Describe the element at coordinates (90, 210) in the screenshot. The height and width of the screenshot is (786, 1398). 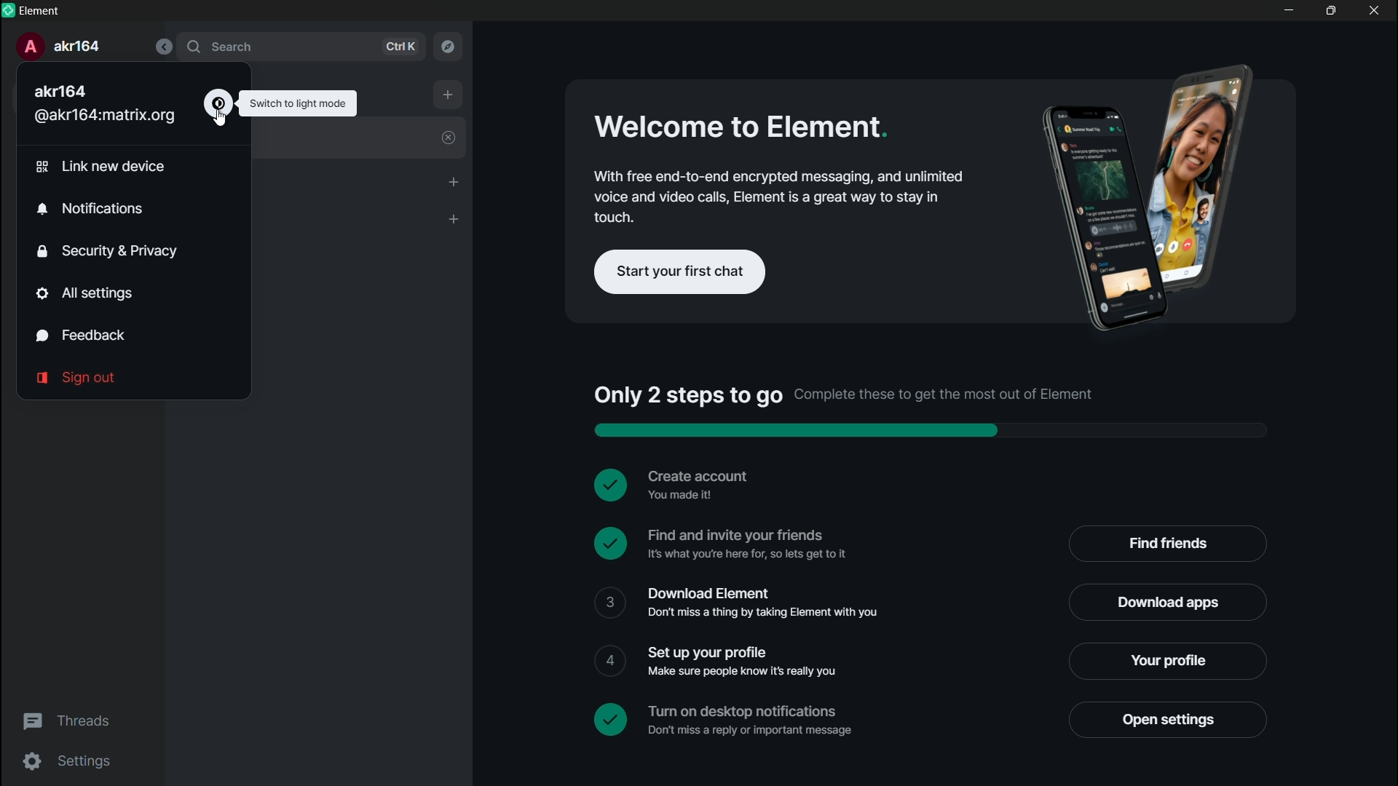
I see `notifications` at that location.